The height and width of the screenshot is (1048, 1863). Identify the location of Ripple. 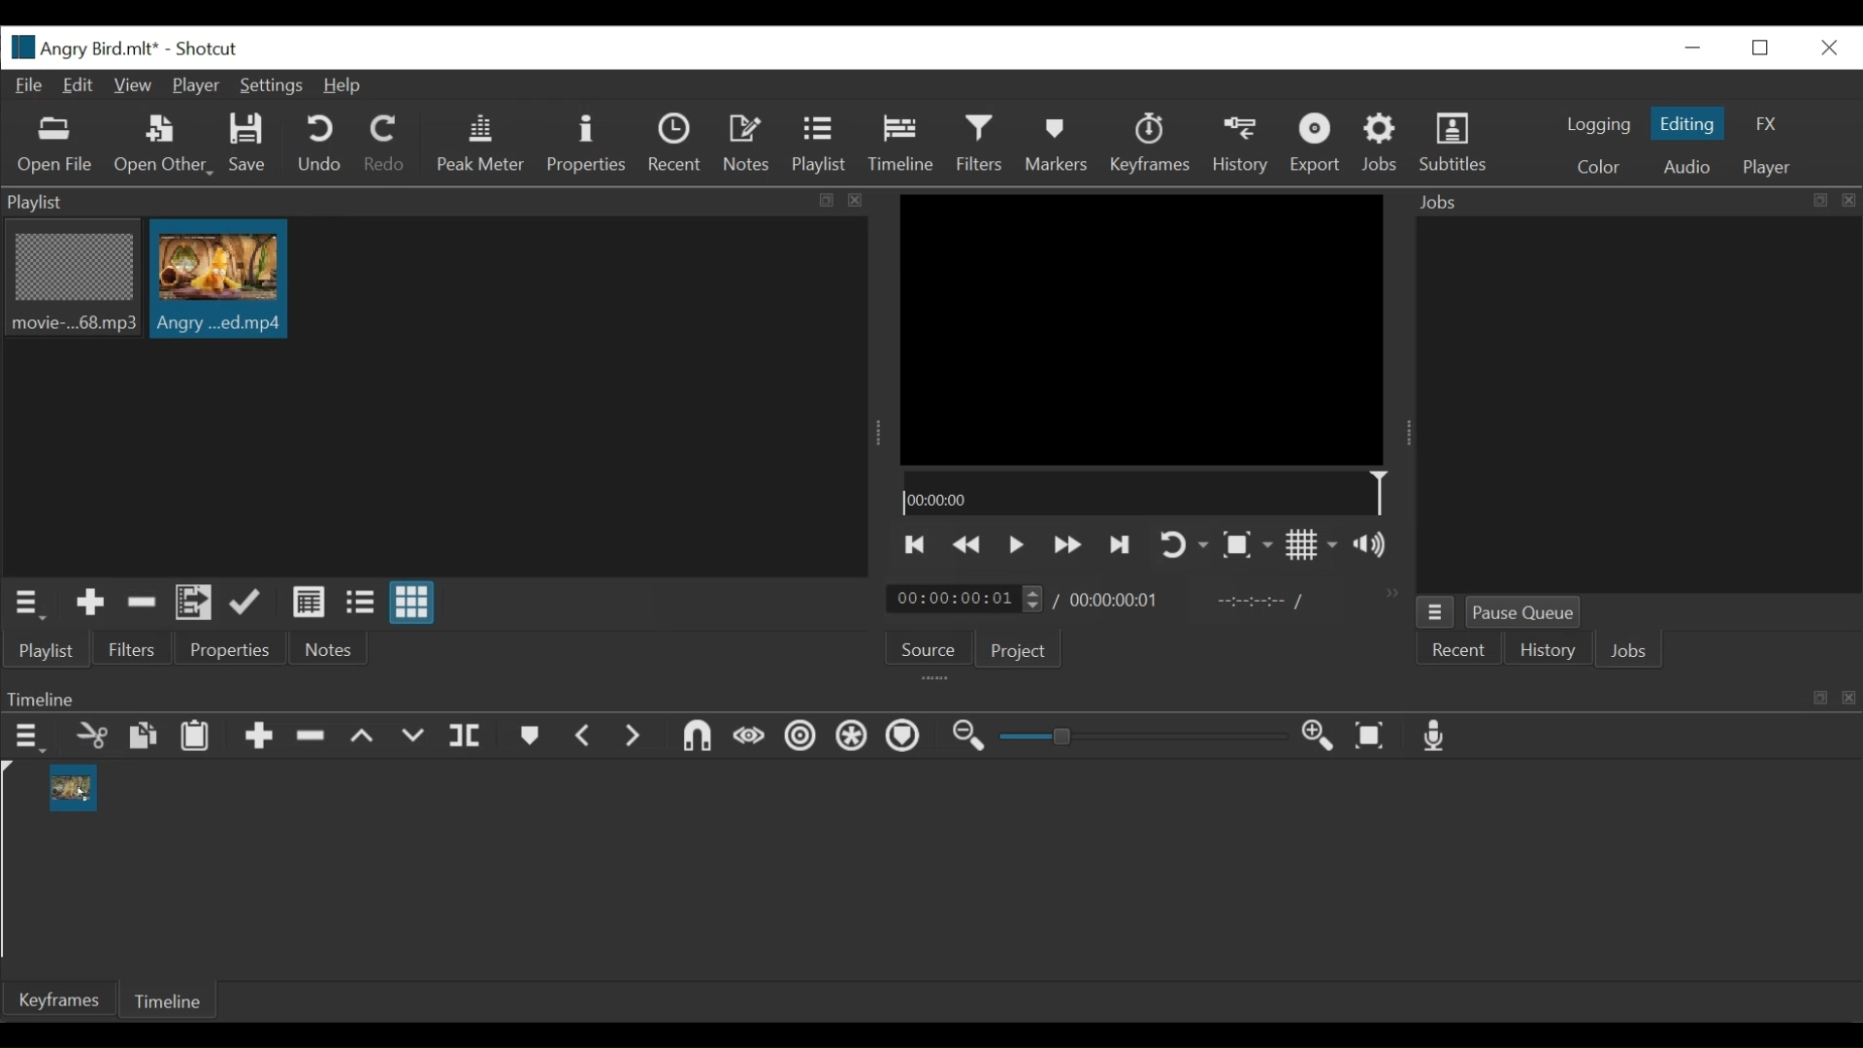
(801, 739).